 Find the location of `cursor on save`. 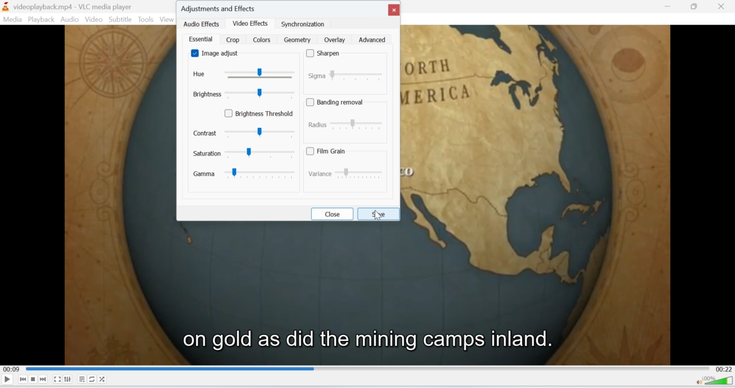

cursor on save is located at coordinates (383, 218).